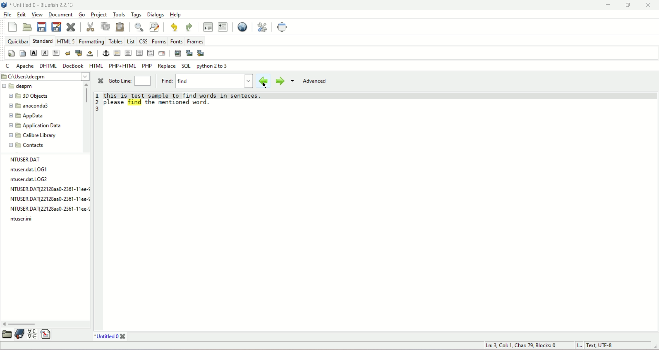 The height and width of the screenshot is (350, 659). Describe the element at coordinates (122, 66) in the screenshot. I see `PHP+HTML` at that location.